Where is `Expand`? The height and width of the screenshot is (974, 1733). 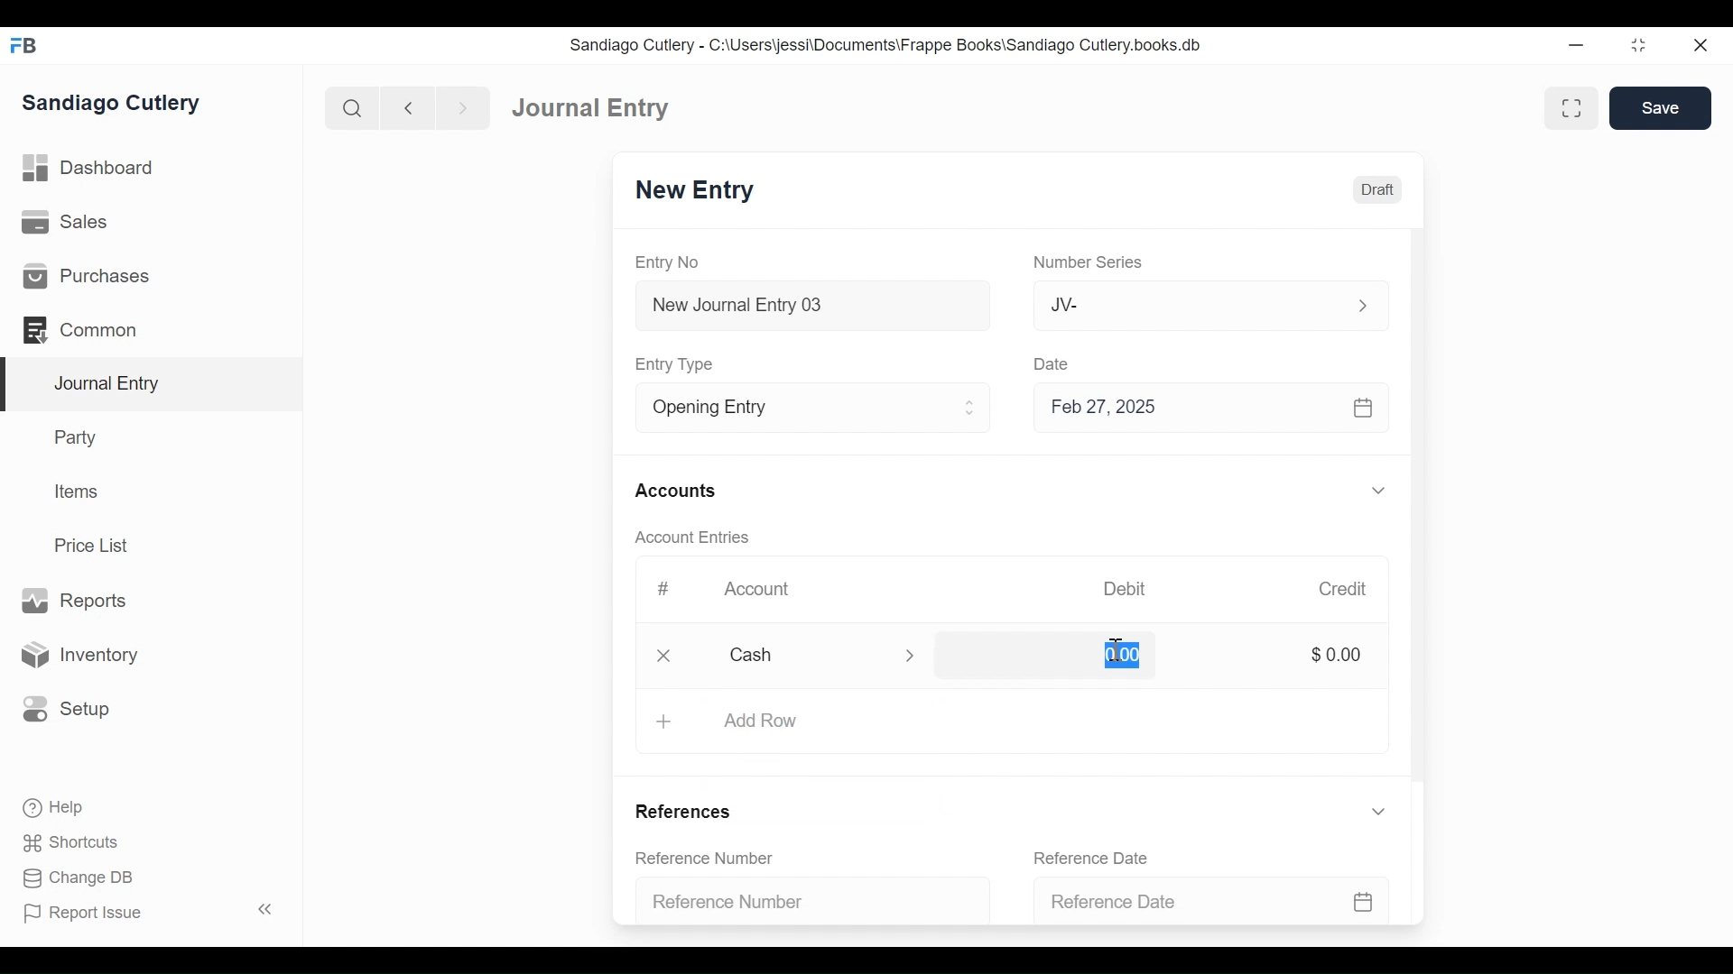
Expand is located at coordinates (912, 656).